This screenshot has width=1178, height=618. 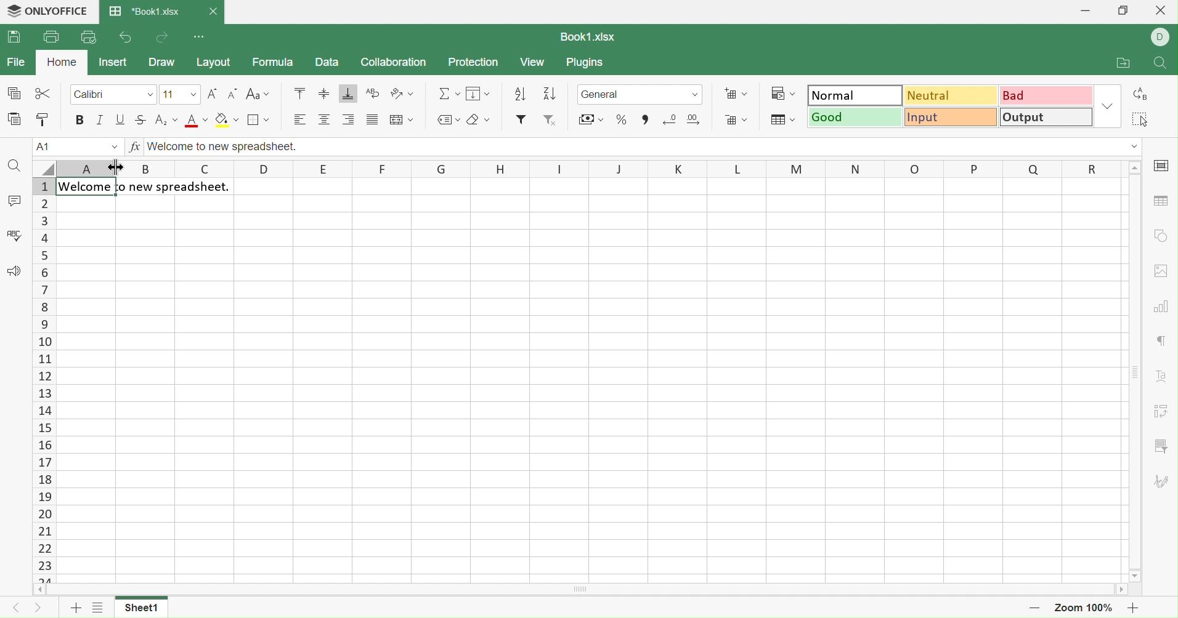 What do you see at coordinates (393, 62) in the screenshot?
I see `Collection` at bounding box center [393, 62].